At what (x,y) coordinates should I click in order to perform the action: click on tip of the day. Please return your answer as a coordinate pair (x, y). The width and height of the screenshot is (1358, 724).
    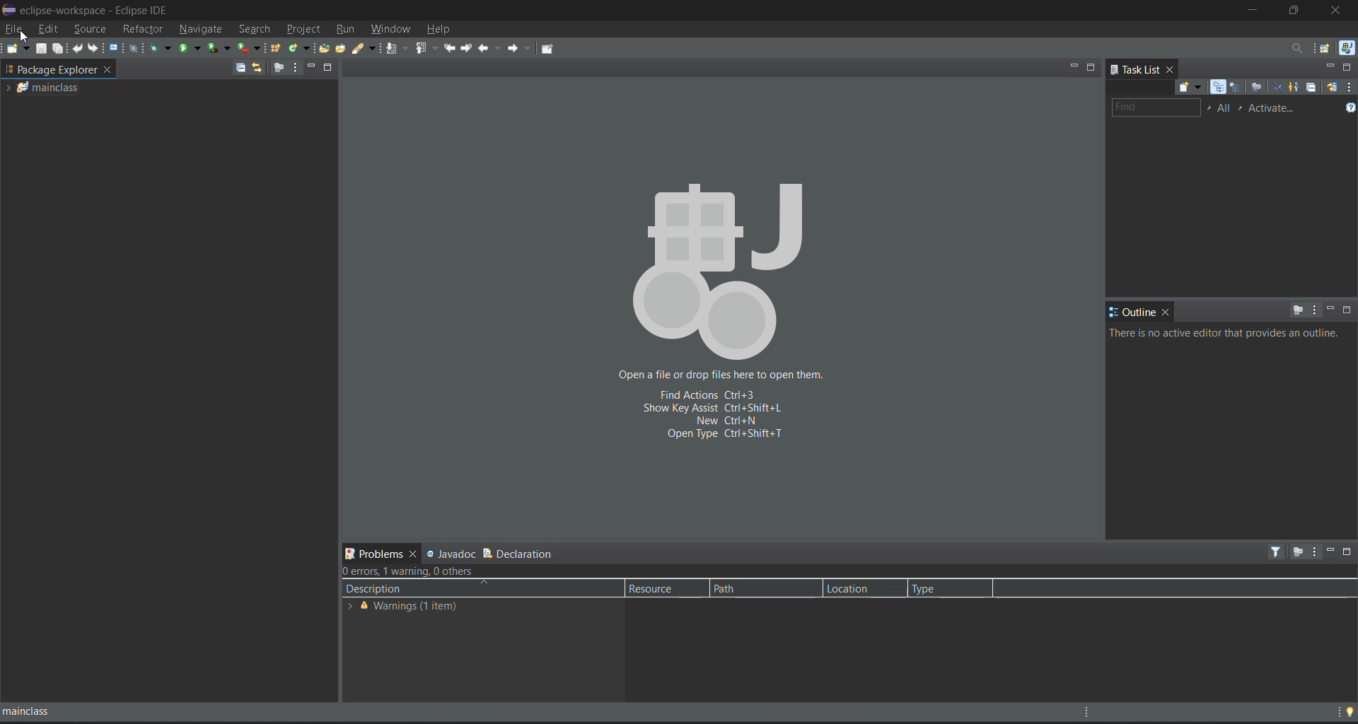
    Looking at the image, I should click on (1348, 708).